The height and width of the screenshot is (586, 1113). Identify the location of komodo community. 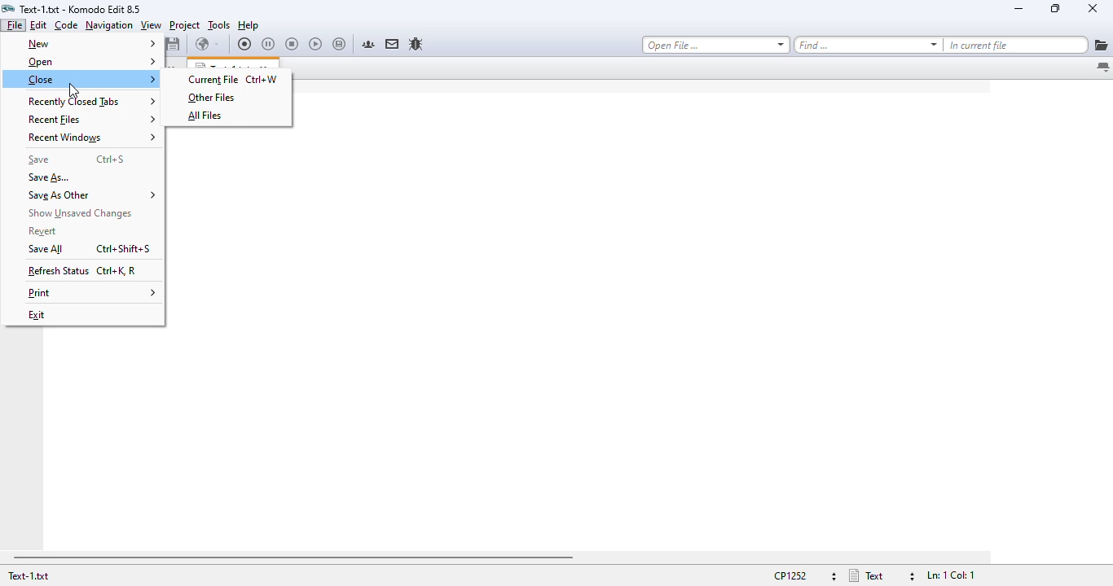
(368, 44).